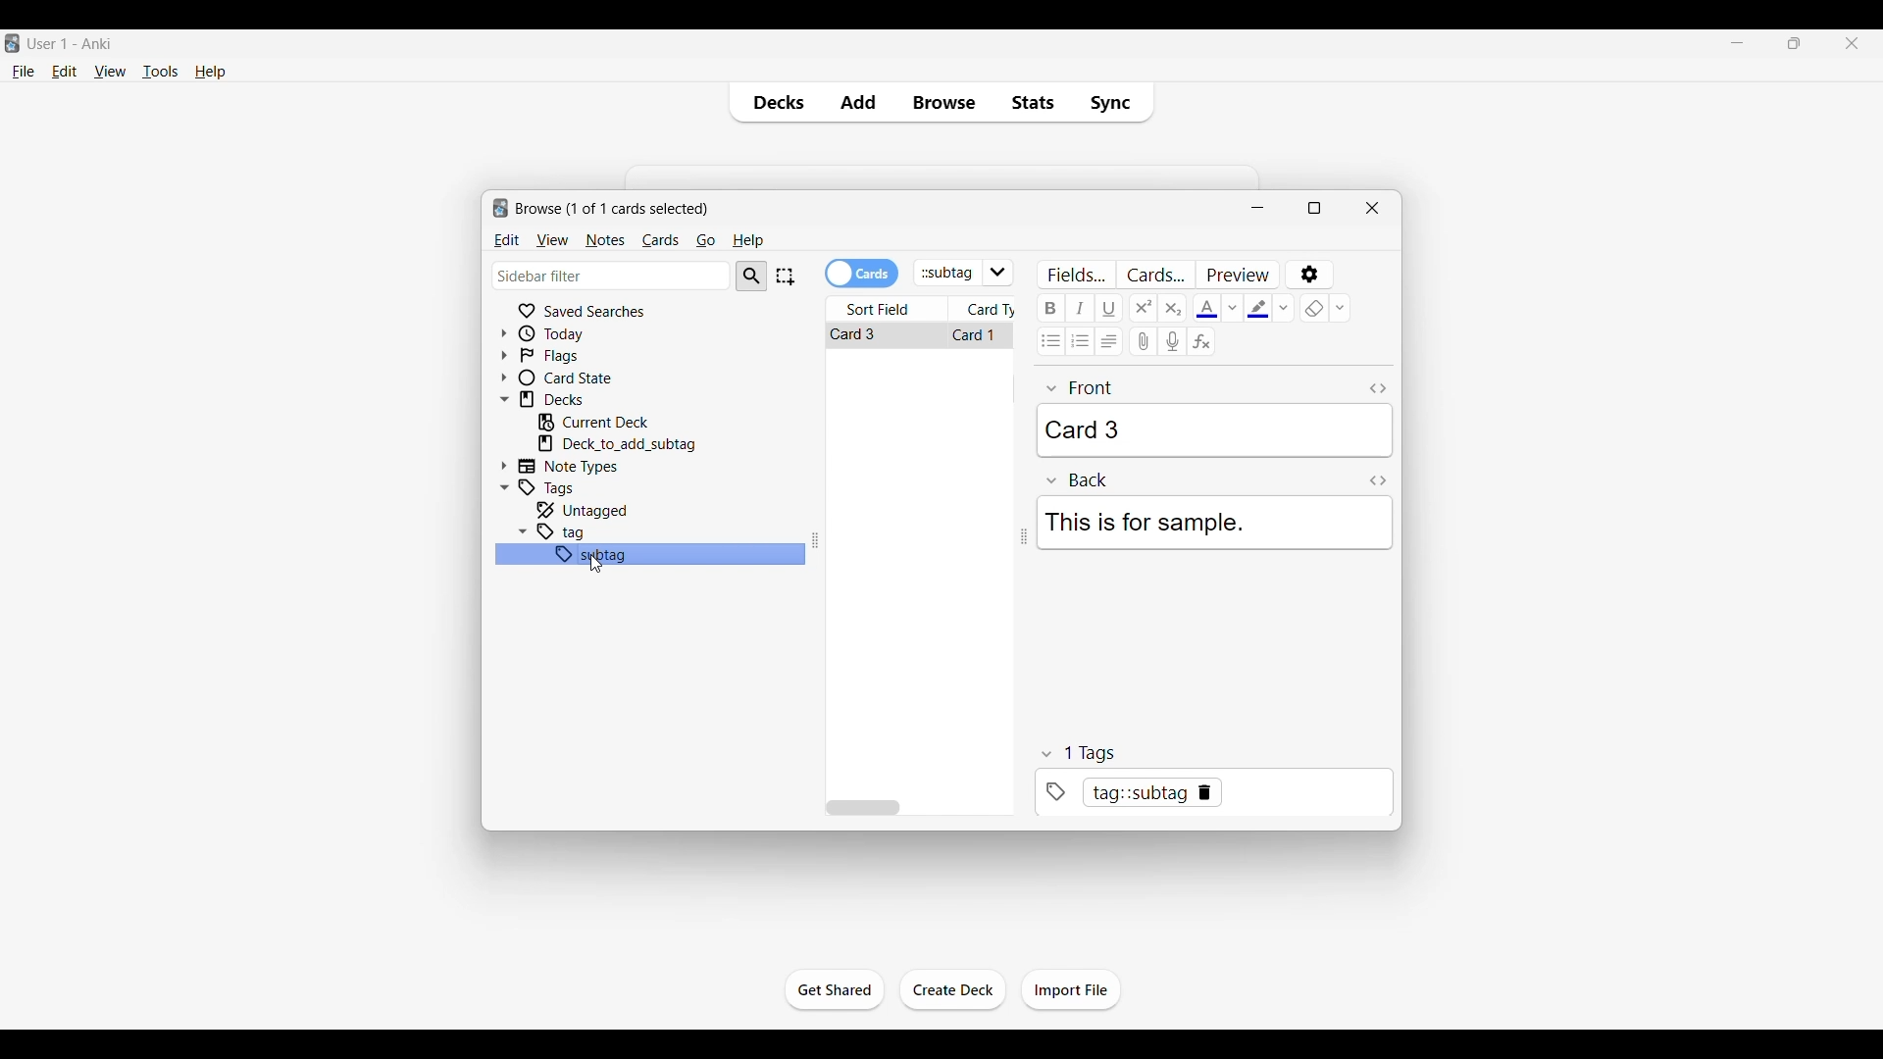  What do you see at coordinates (581, 377) in the screenshot?
I see `Click to go to card state` at bounding box center [581, 377].